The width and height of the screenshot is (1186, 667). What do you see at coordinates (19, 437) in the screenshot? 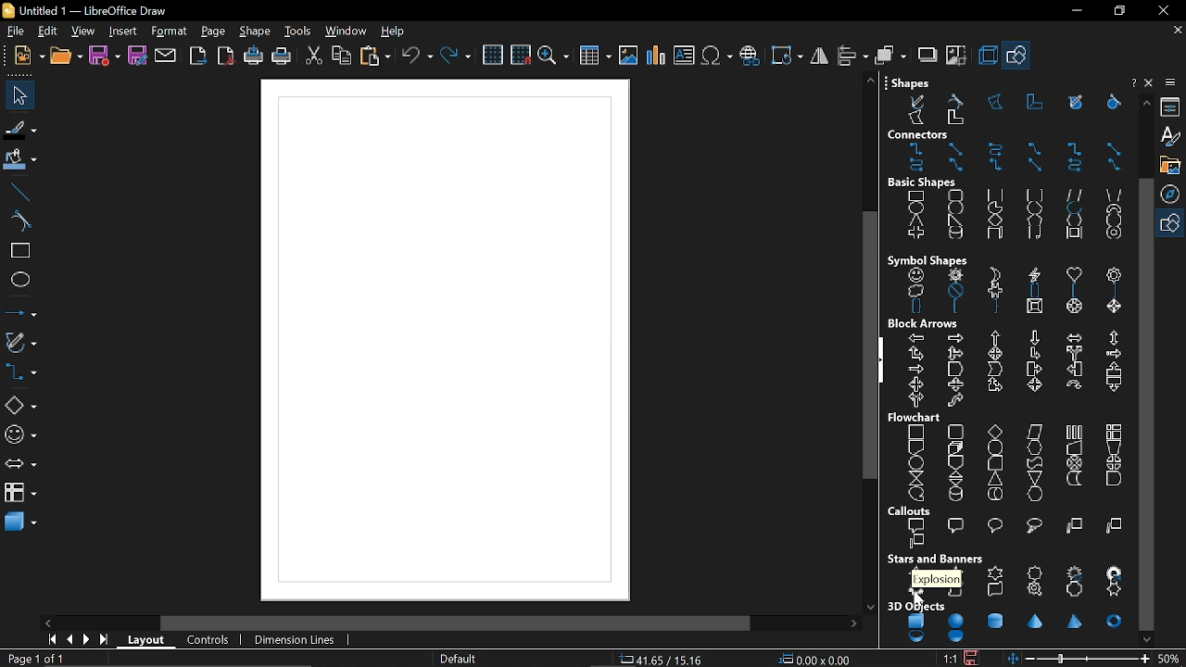
I see `symbol shapes` at bounding box center [19, 437].